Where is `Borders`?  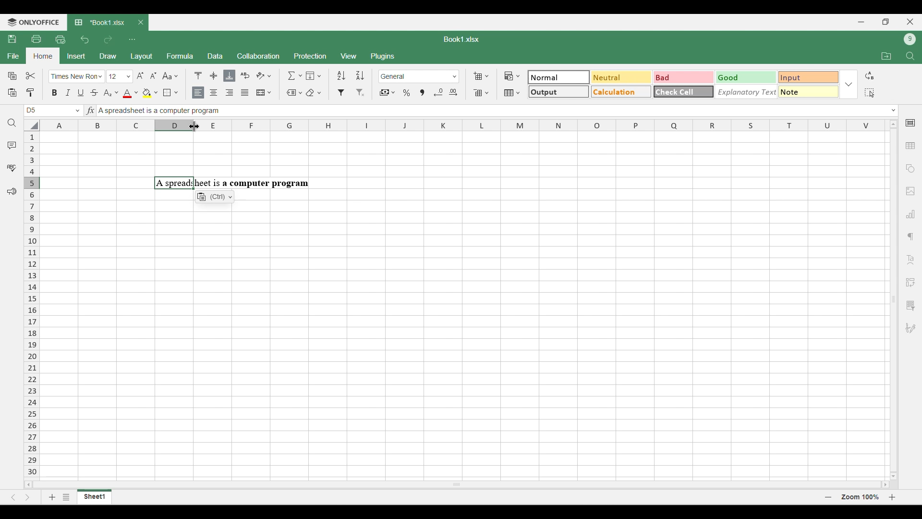
Borders is located at coordinates (170, 93).